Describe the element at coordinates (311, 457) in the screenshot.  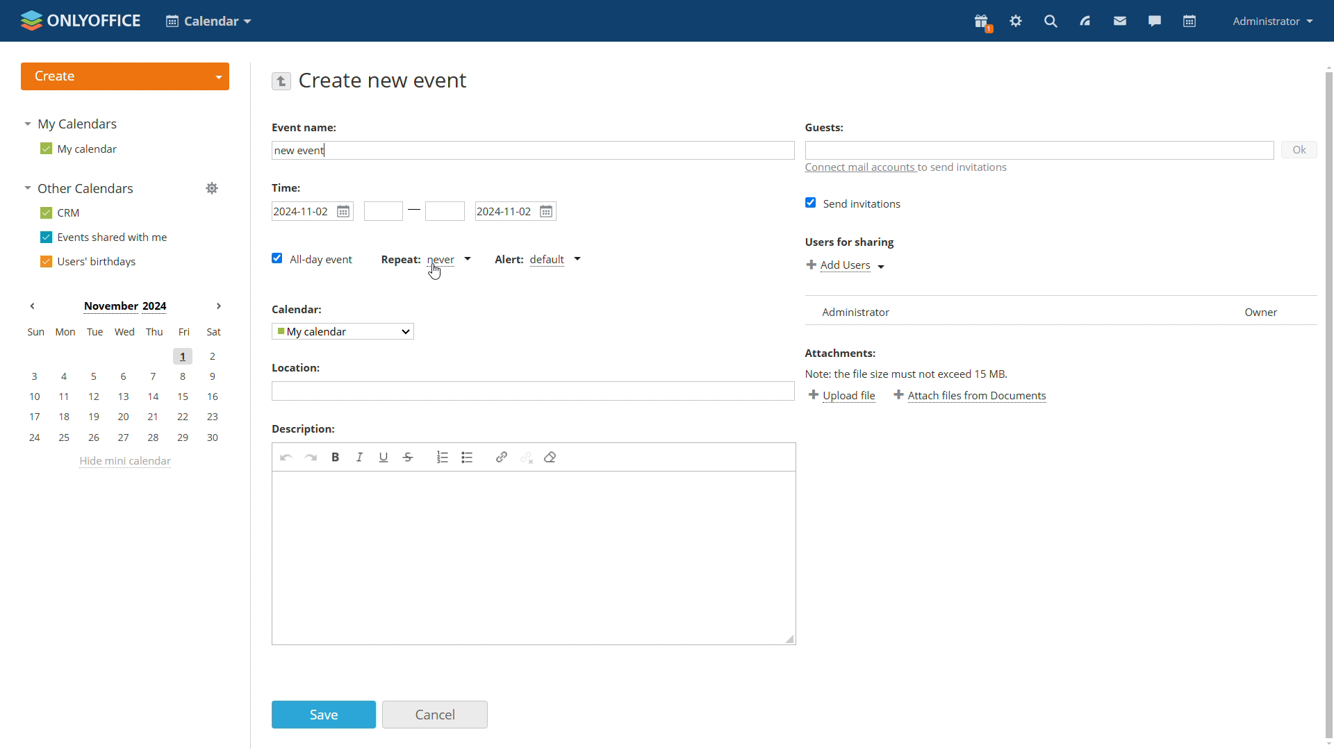
I see `redo` at that location.